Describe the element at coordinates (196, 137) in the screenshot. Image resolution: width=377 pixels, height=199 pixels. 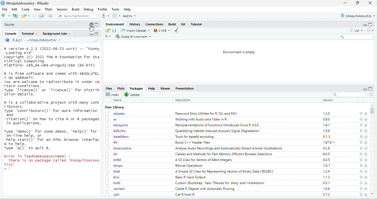
I see `Tools for base64 encoding` at that location.